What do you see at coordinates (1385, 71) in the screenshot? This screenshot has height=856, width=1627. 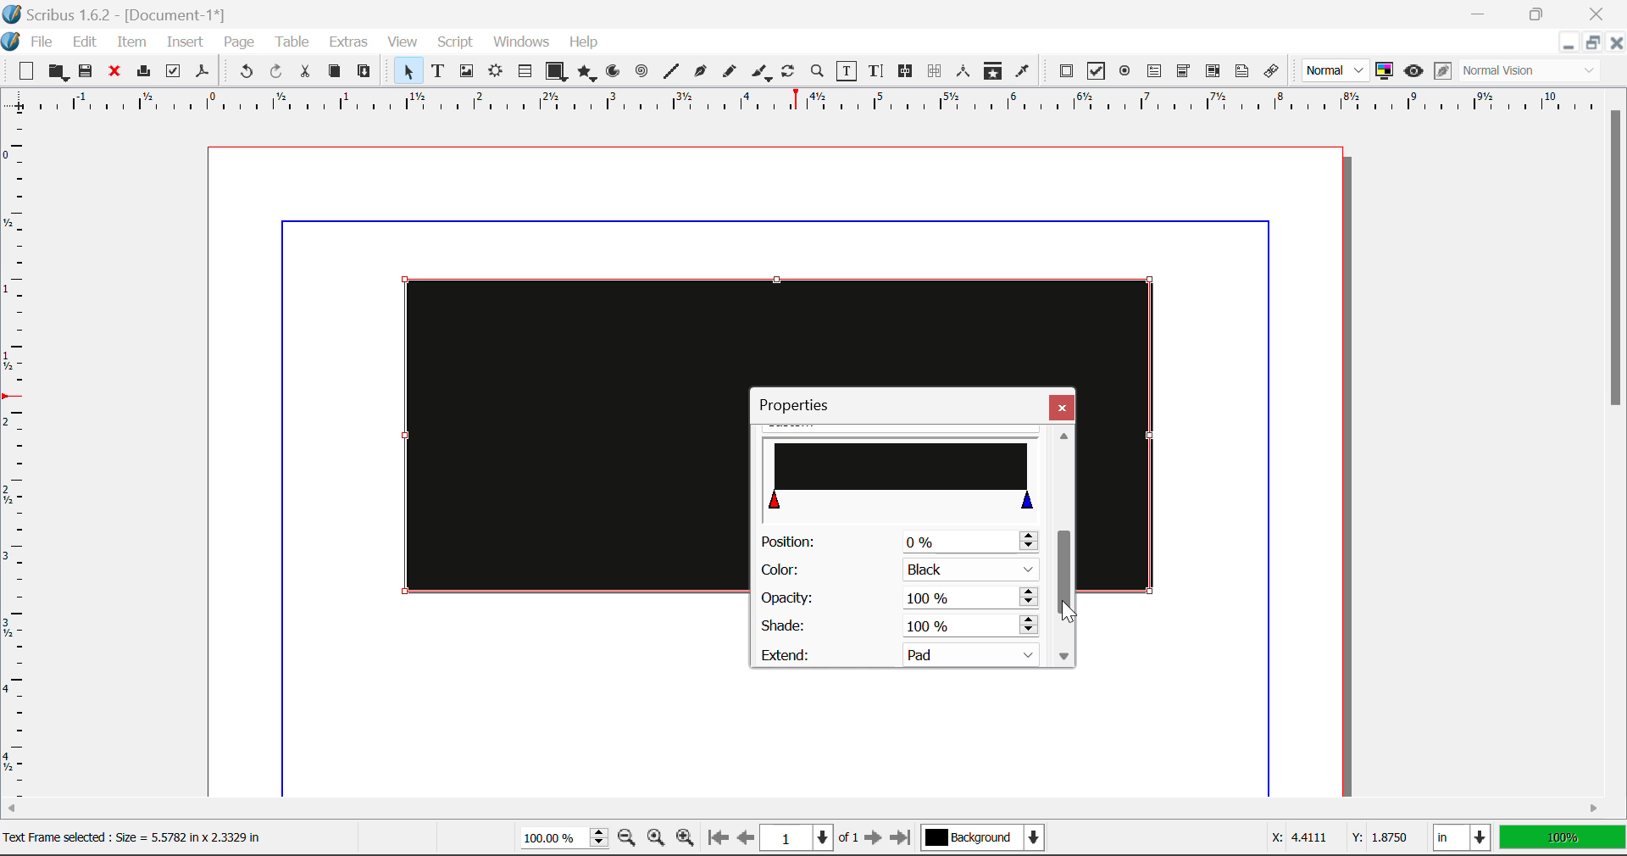 I see `Toggle Color Management` at bounding box center [1385, 71].